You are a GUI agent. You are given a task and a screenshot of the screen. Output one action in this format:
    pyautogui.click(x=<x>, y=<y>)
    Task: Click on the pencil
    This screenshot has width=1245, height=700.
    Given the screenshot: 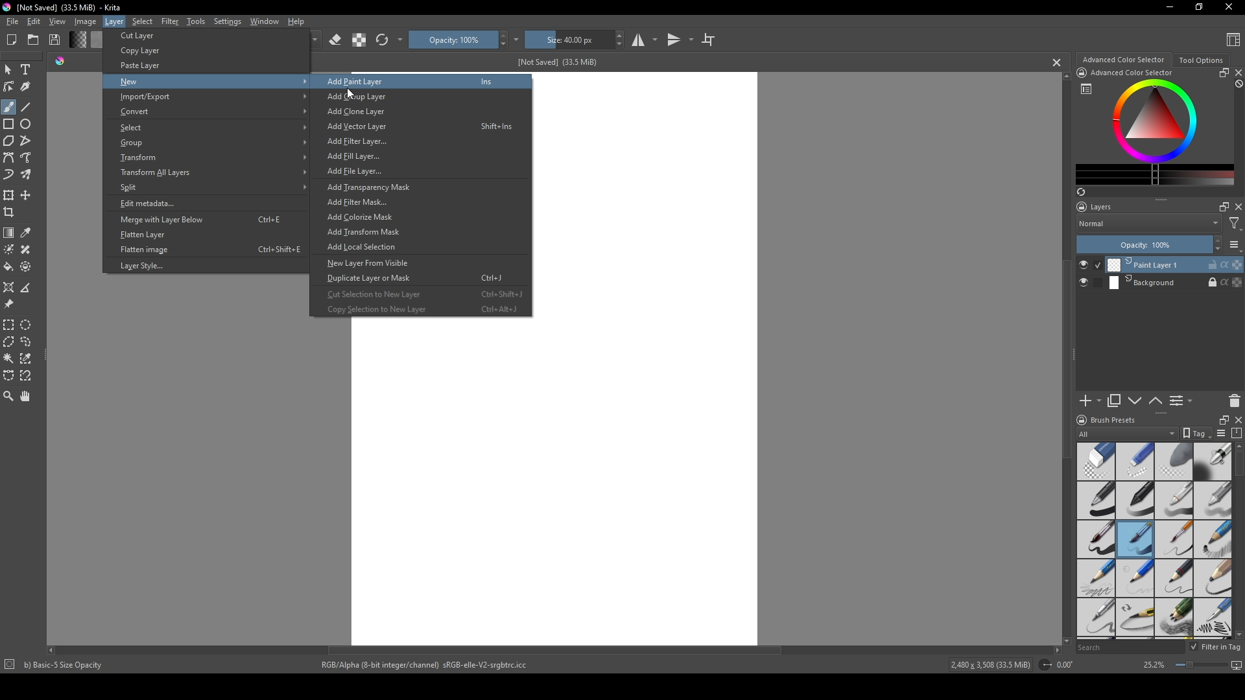 What is the action you would take?
    pyautogui.click(x=1134, y=578)
    